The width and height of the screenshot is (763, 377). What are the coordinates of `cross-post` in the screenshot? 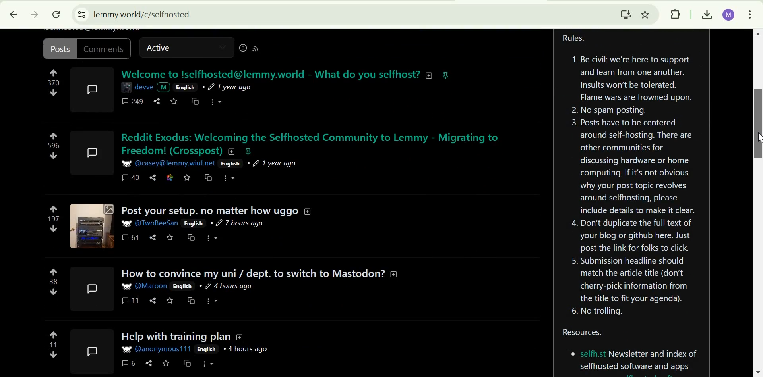 It's located at (193, 238).